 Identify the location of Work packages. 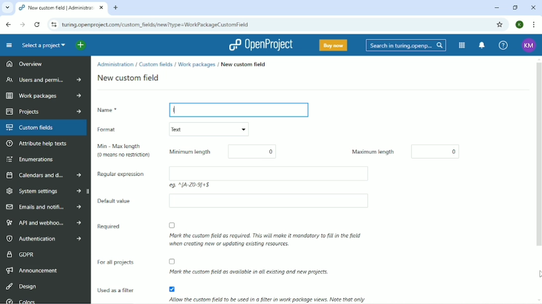
(197, 65).